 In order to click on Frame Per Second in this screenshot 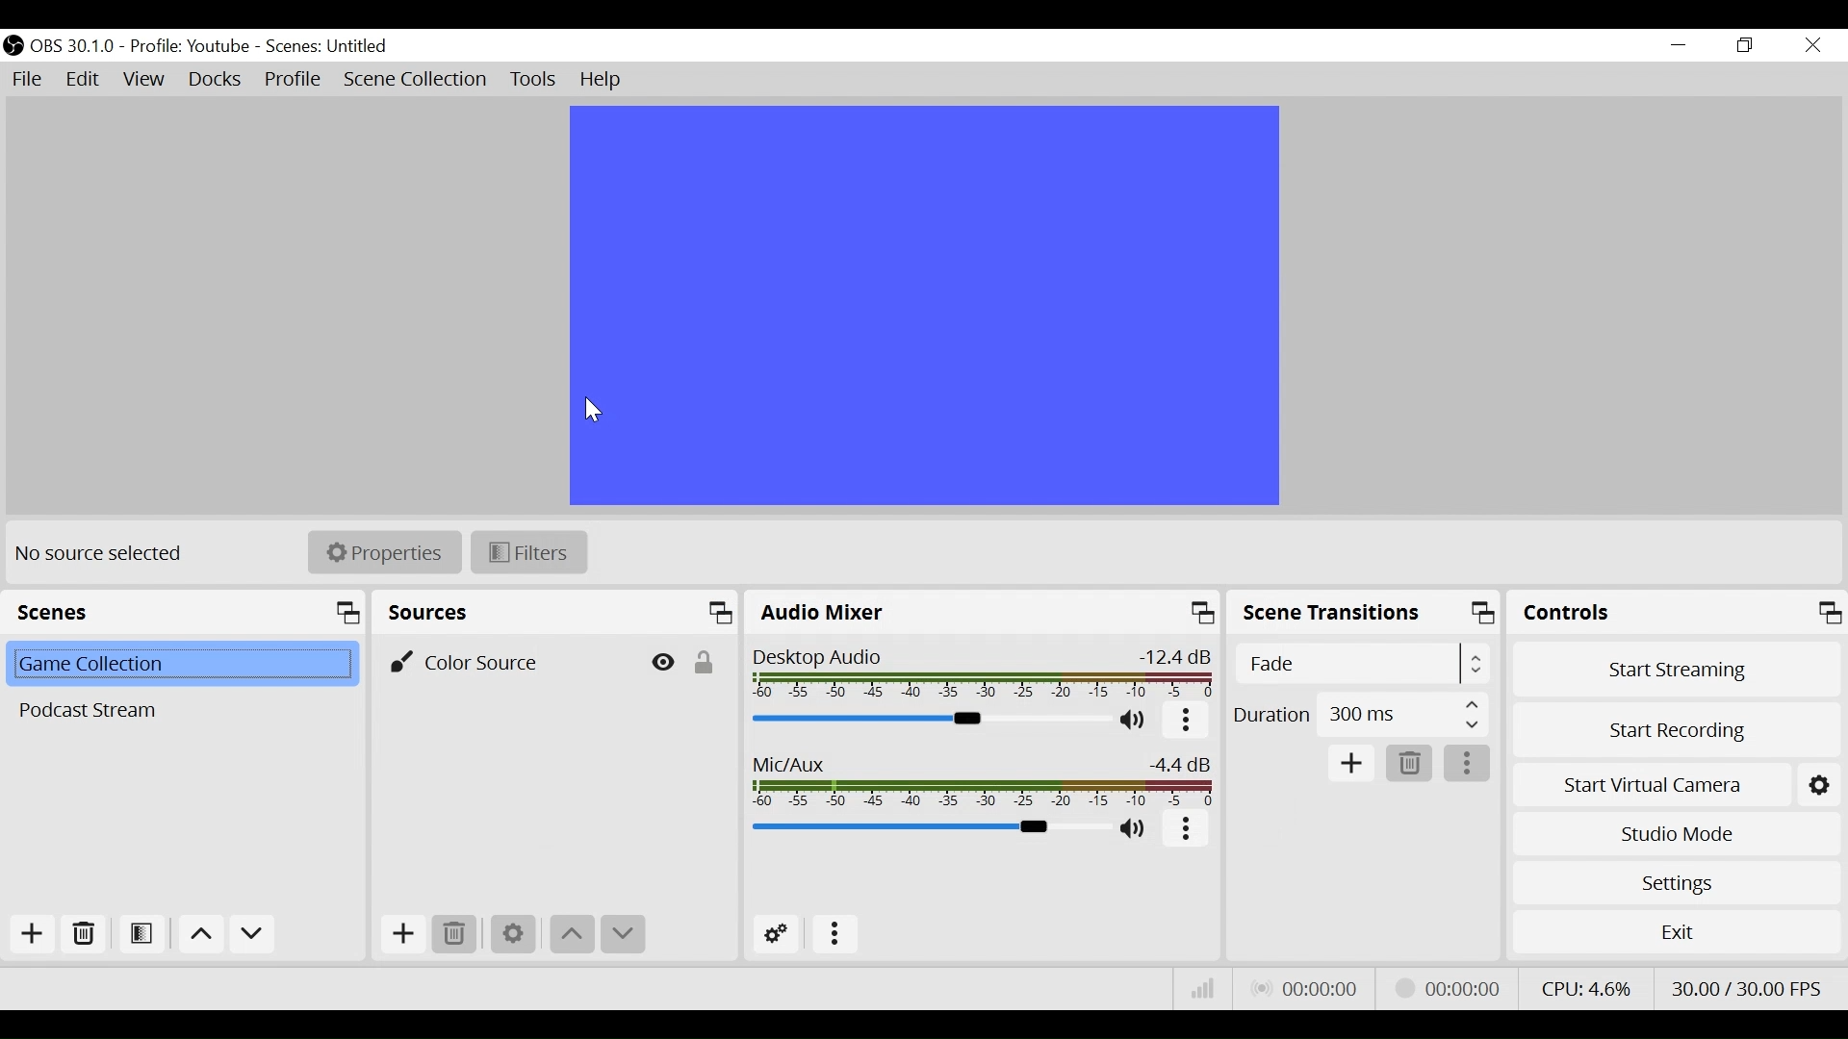, I will do `click(1748, 988)`.